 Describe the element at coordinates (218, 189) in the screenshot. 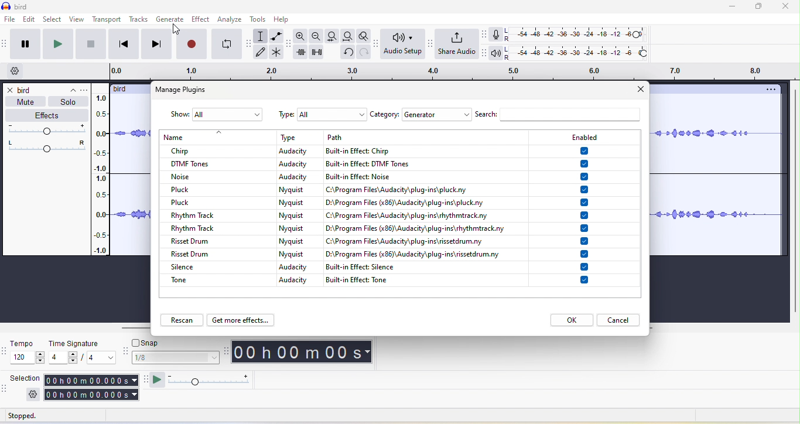

I see `pluck` at that location.